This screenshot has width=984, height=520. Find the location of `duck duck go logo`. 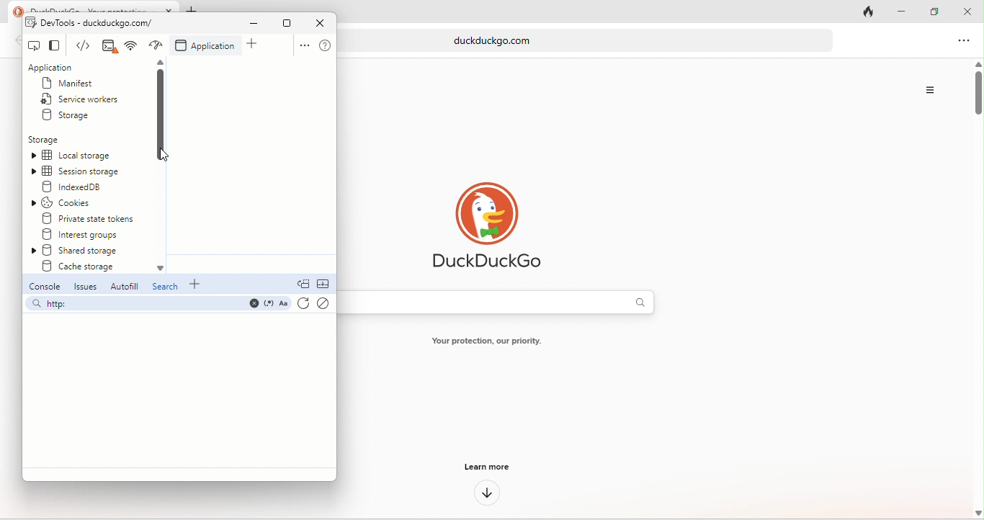

duck duck go logo is located at coordinates (486, 226).